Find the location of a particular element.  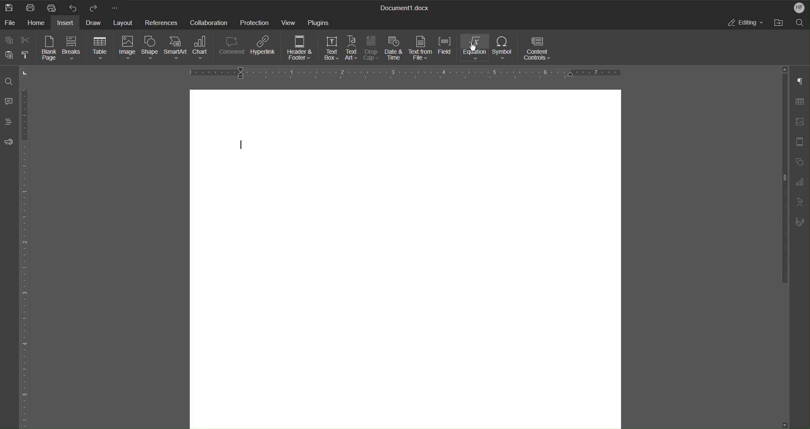

Image is located at coordinates (125, 49).